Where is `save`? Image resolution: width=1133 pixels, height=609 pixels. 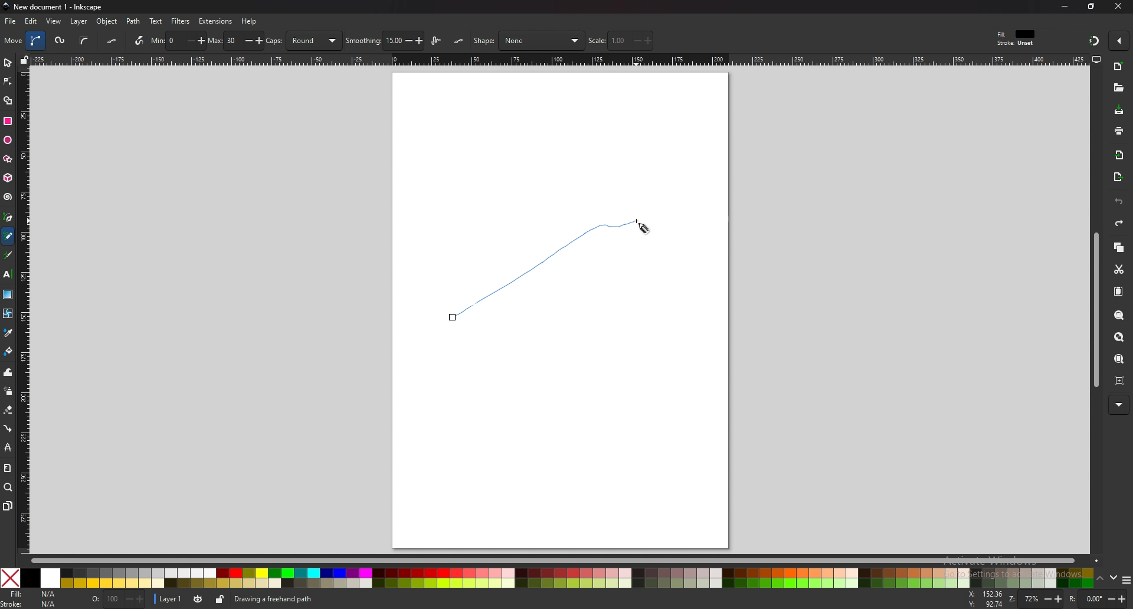 save is located at coordinates (1119, 111).